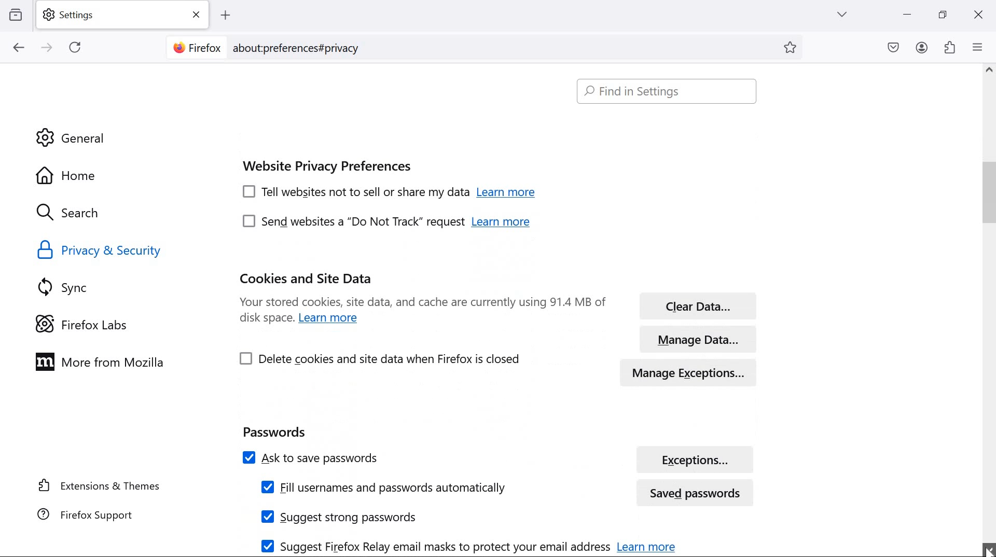  What do you see at coordinates (100, 485) in the screenshot?
I see `extensions & themes` at bounding box center [100, 485].